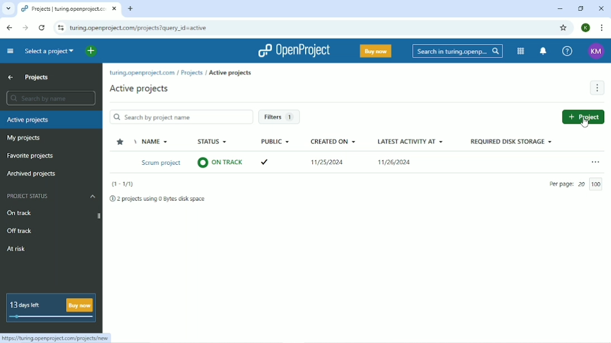 The image size is (611, 343). Describe the element at coordinates (411, 140) in the screenshot. I see `Latest activity at` at that location.